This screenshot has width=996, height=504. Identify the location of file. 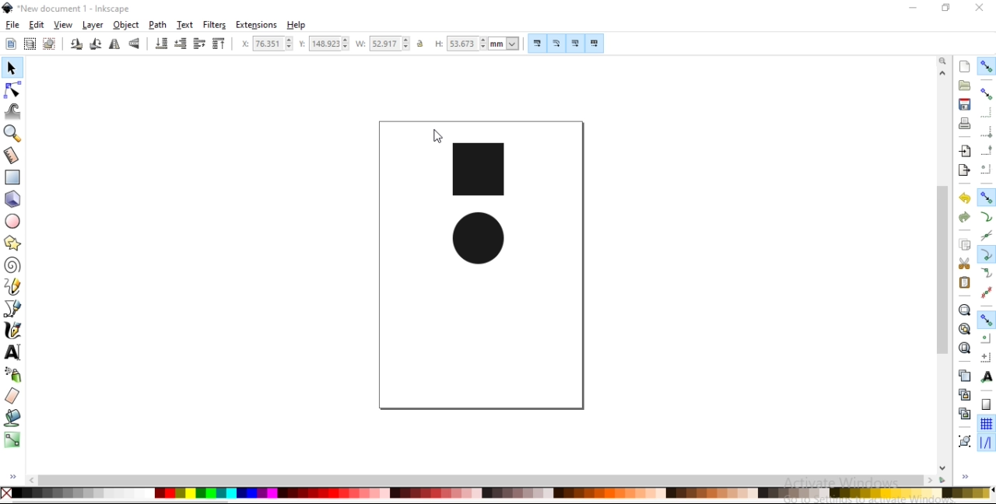
(13, 25).